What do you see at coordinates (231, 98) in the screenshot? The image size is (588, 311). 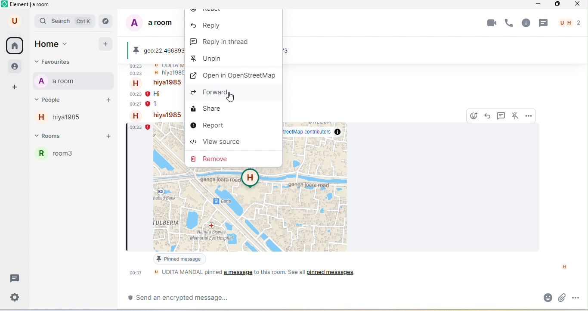 I see `cursor movement` at bounding box center [231, 98].